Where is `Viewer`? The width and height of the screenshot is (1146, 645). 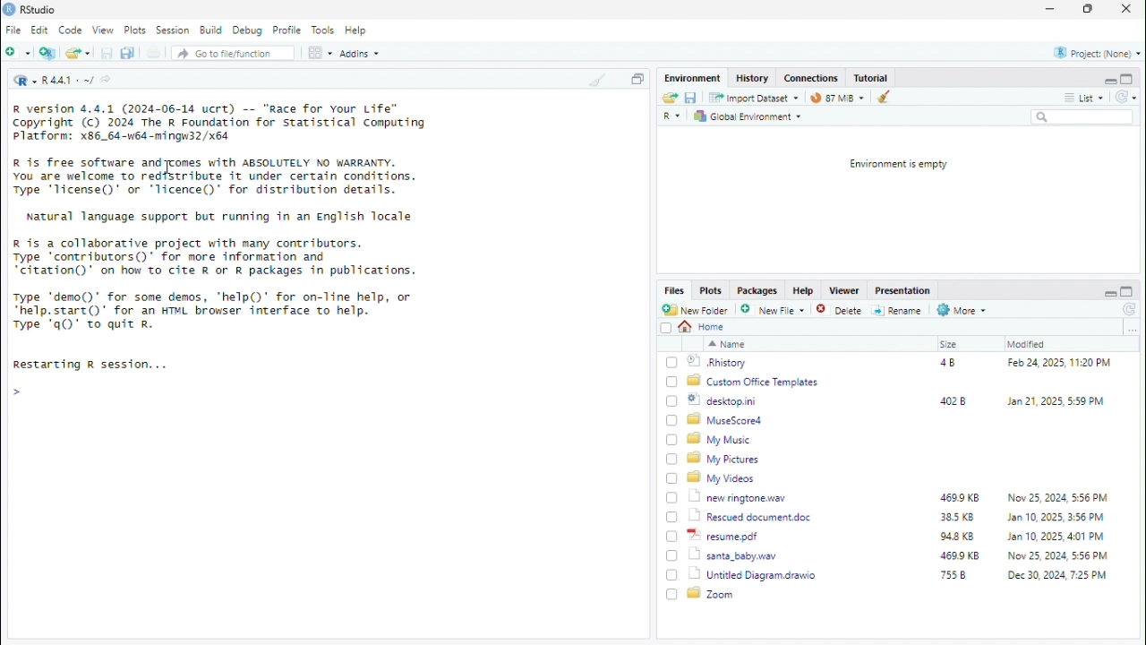
Viewer is located at coordinates (845, 289).